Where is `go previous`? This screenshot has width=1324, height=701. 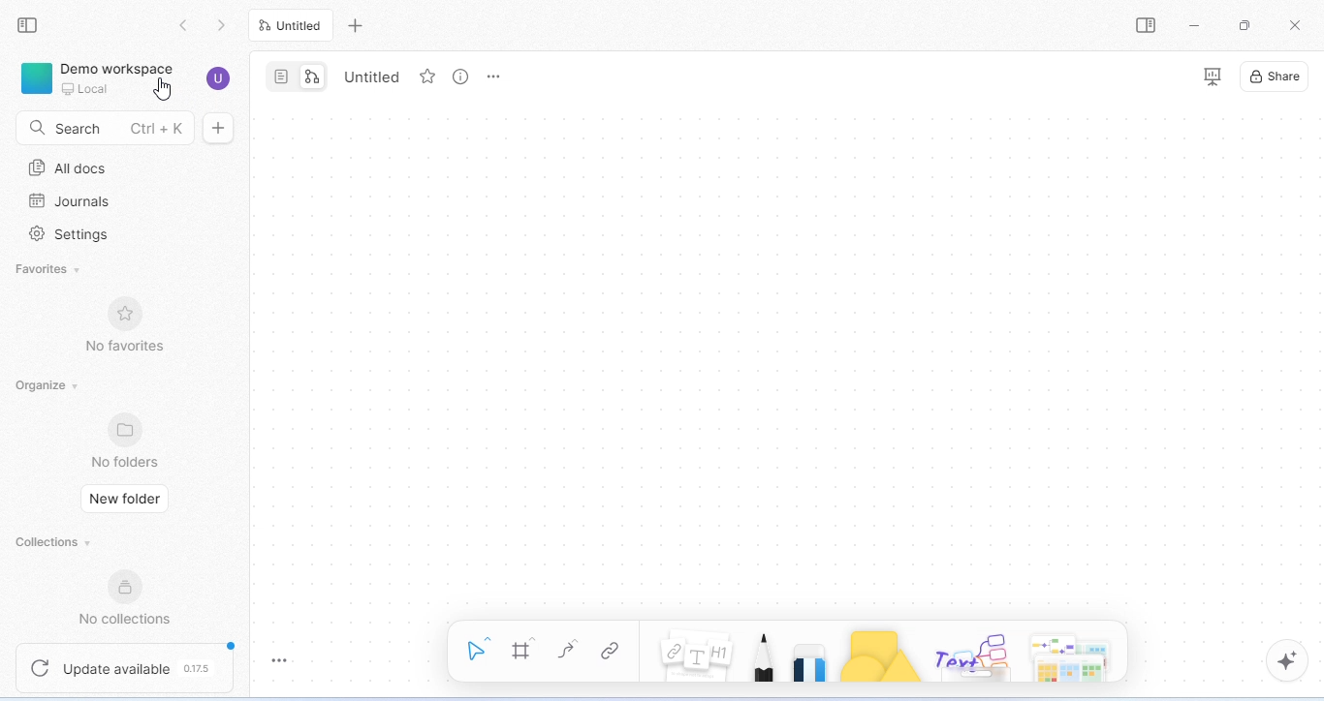
go previous is located at coordinates (225, 25).